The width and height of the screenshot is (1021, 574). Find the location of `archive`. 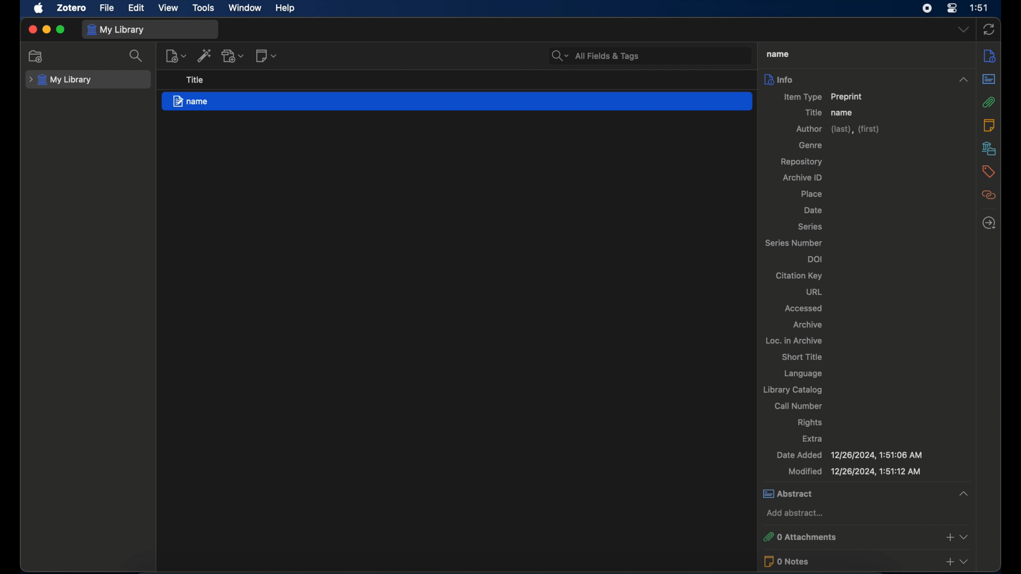

archive is located at coordinates (809, 325).